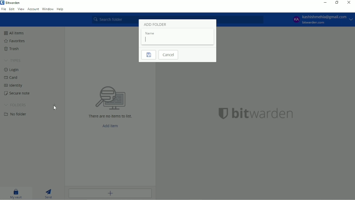 The image size is (355, 200). What do you see at coordinates (4, 9) in the screenshot?
I see `File` at bounding box center [4, 9].